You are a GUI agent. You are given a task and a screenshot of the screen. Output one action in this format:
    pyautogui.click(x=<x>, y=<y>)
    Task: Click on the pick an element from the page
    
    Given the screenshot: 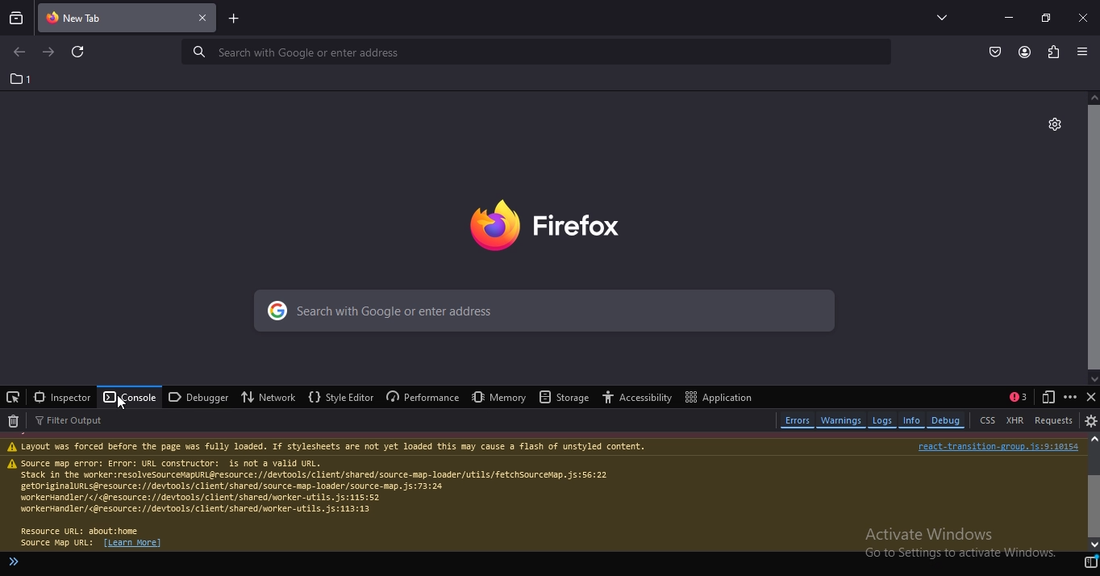 What is the action you would take?
    pyautogui.click(x=13, y=398)
    